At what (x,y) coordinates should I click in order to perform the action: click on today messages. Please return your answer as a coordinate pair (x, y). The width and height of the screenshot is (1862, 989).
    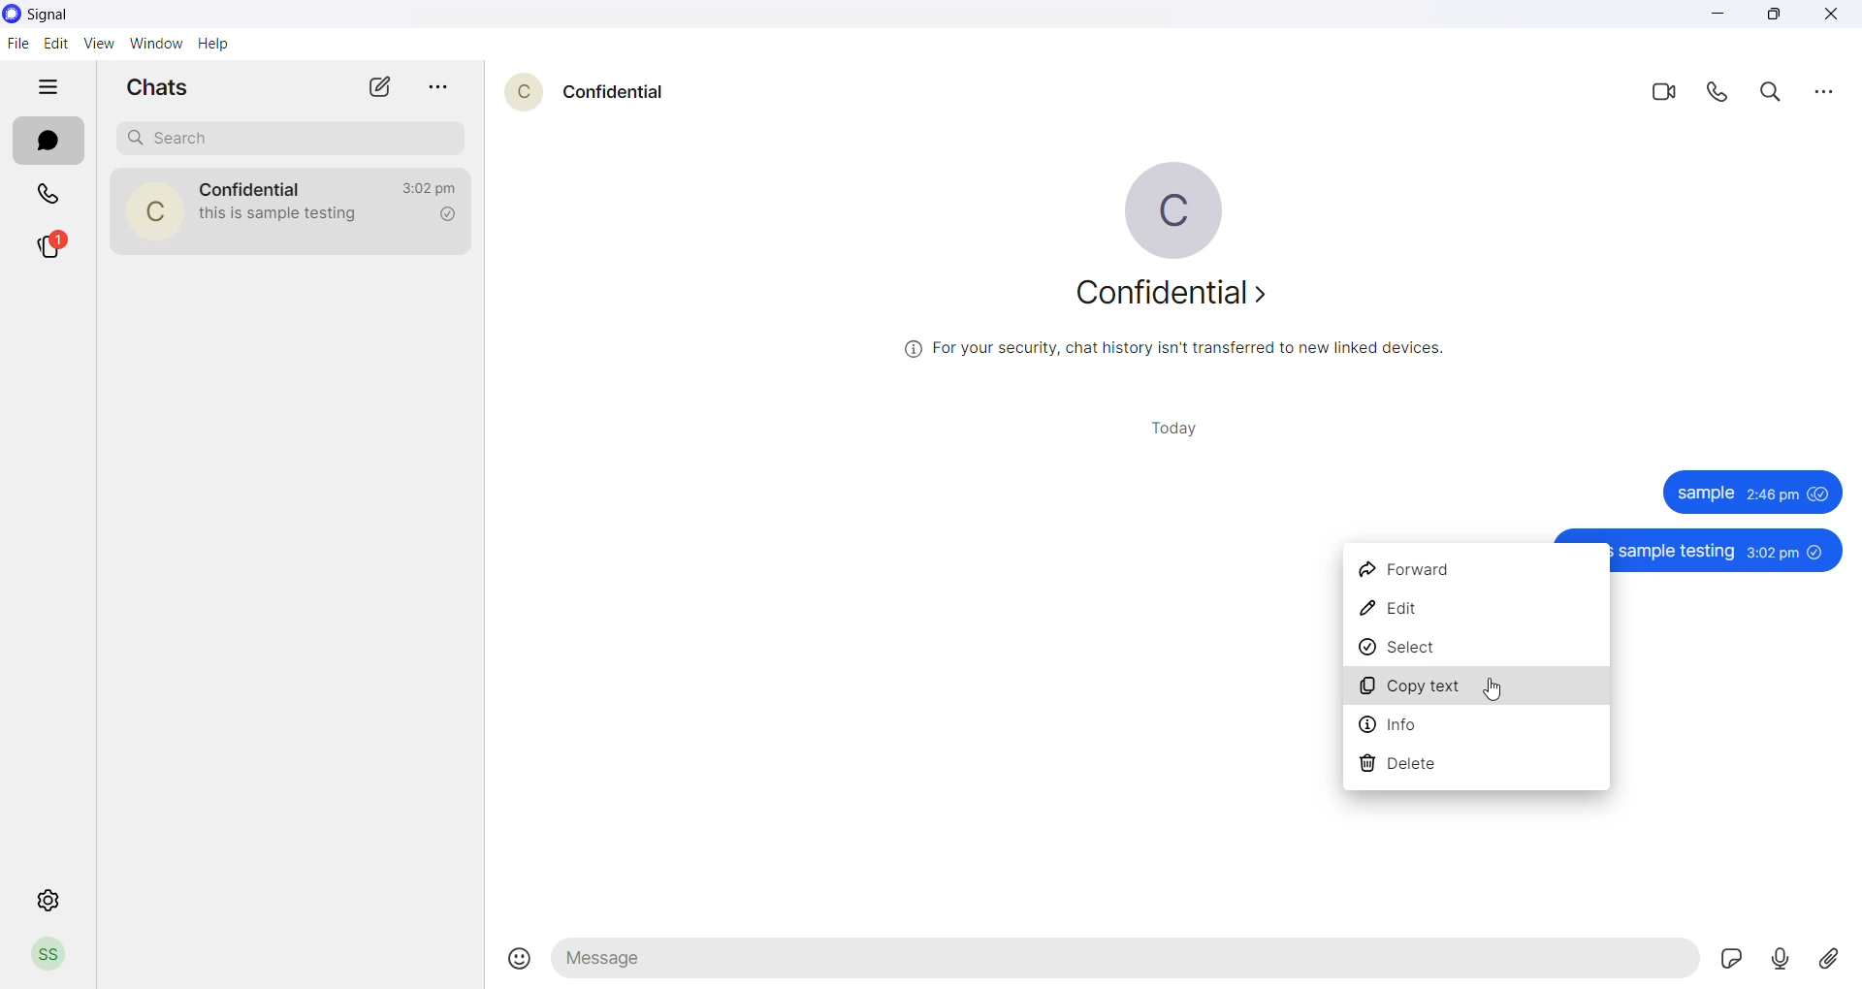
    Looking at the image, I should click on (1173, 430).